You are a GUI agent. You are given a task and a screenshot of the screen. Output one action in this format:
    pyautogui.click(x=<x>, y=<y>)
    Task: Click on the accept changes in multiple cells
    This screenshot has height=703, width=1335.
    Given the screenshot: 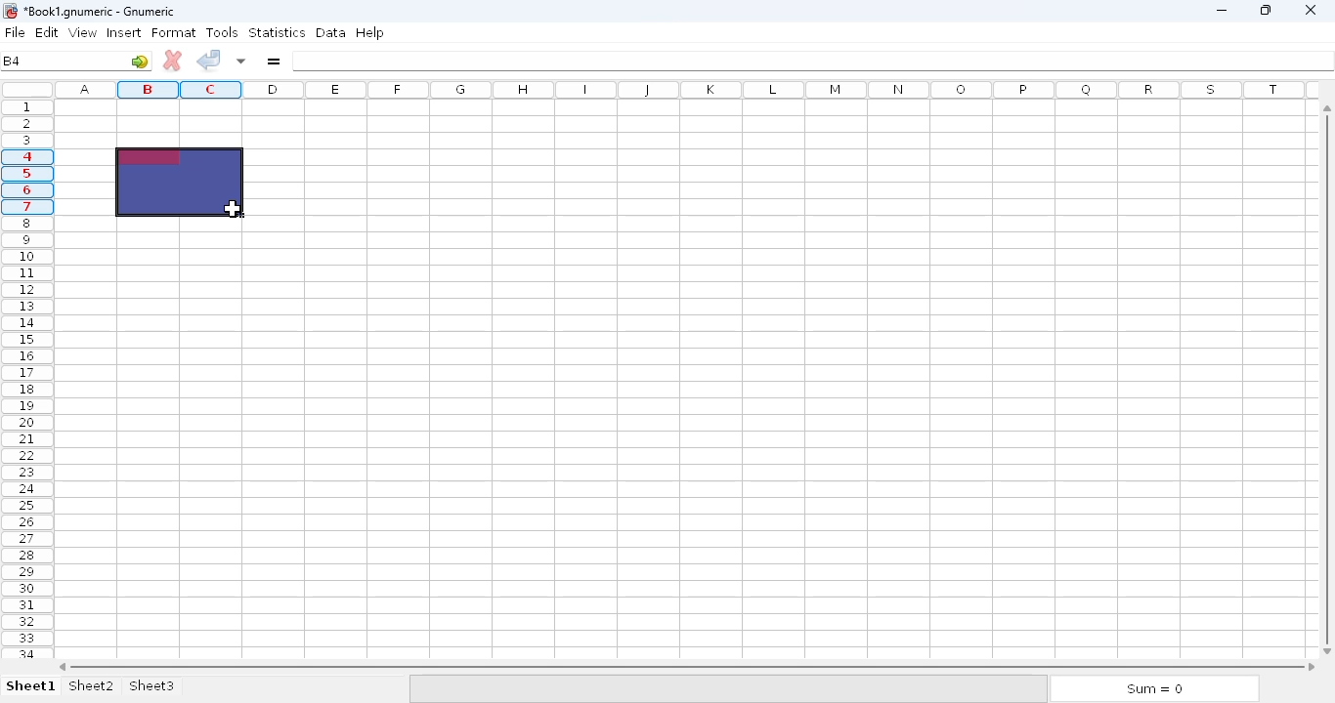 What is the action you would take?
    pyautogui.click(x=241, y=61)
    